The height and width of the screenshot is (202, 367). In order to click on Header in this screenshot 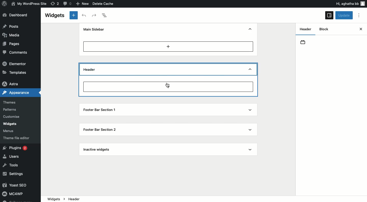, I will do `click(305, 29)`.